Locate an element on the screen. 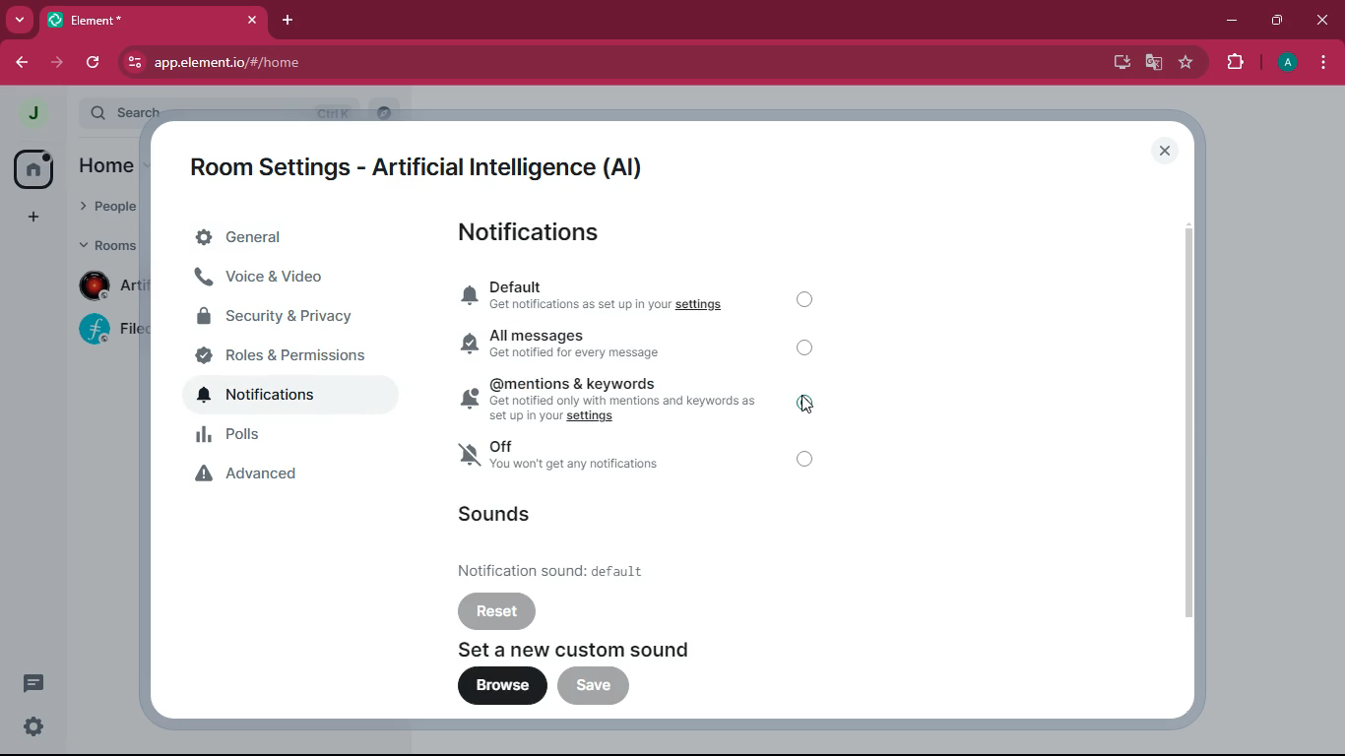  minimize is located at coordinates (1234, 20).